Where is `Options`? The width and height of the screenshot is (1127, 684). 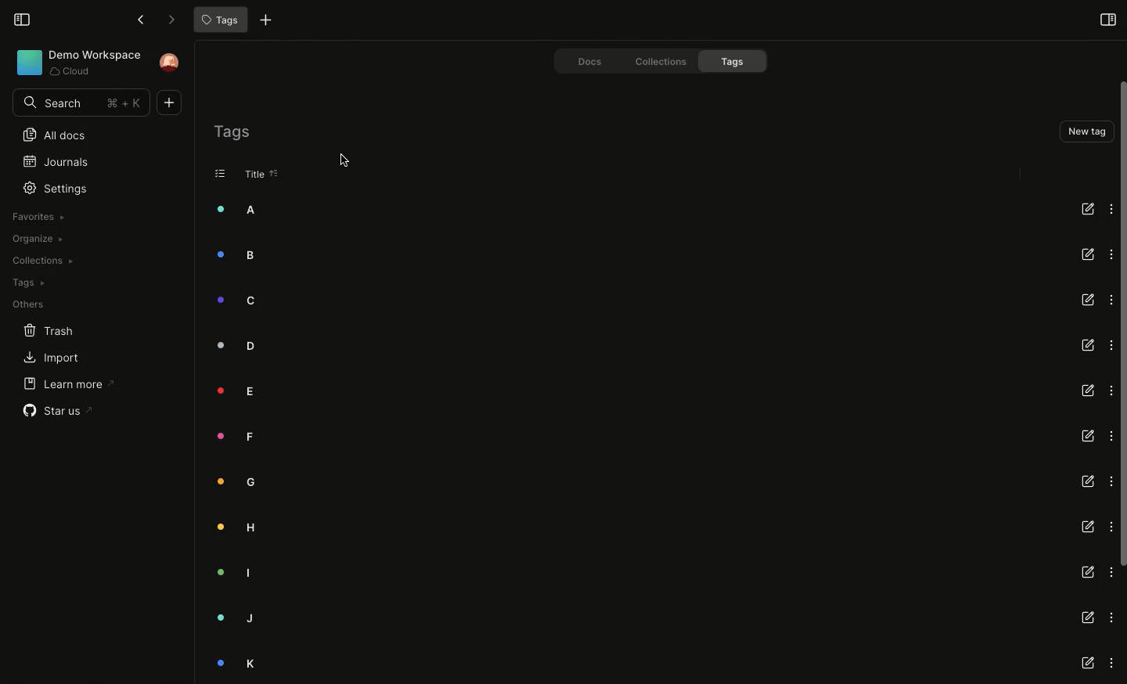 Options is located at coordinates (1111, 617).